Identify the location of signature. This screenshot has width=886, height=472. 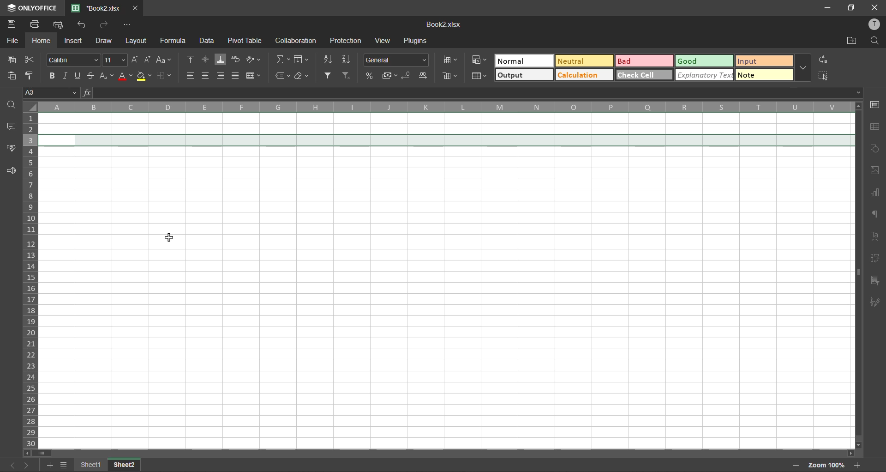
(876, 302).